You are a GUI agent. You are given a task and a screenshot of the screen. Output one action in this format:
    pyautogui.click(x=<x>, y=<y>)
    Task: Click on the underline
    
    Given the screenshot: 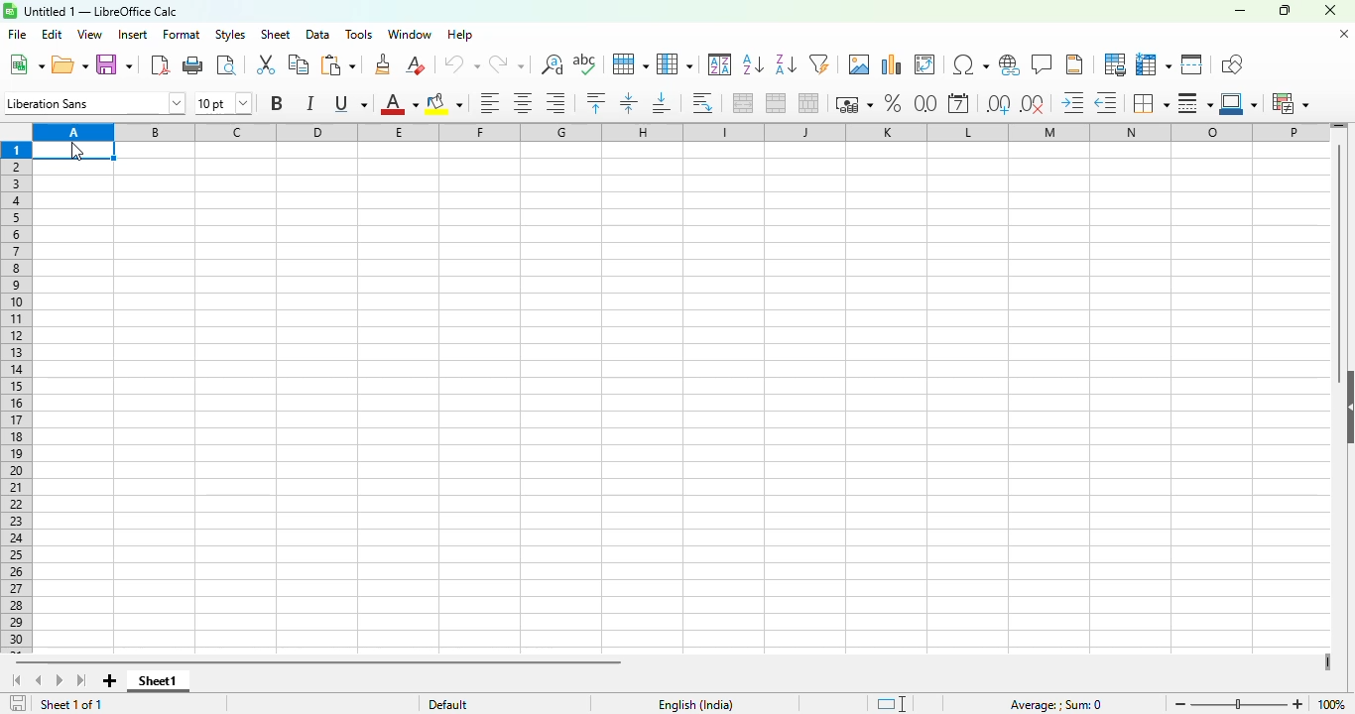 What is the action you would take?
    pyautogui.click(x=350, y=103)
    